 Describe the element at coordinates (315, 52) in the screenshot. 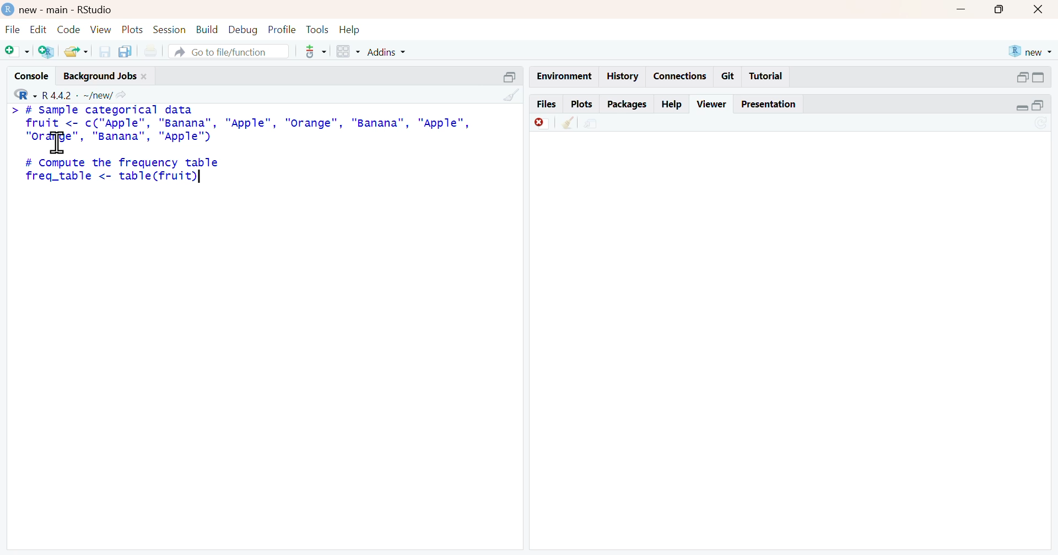

I see `code tools` at that location.